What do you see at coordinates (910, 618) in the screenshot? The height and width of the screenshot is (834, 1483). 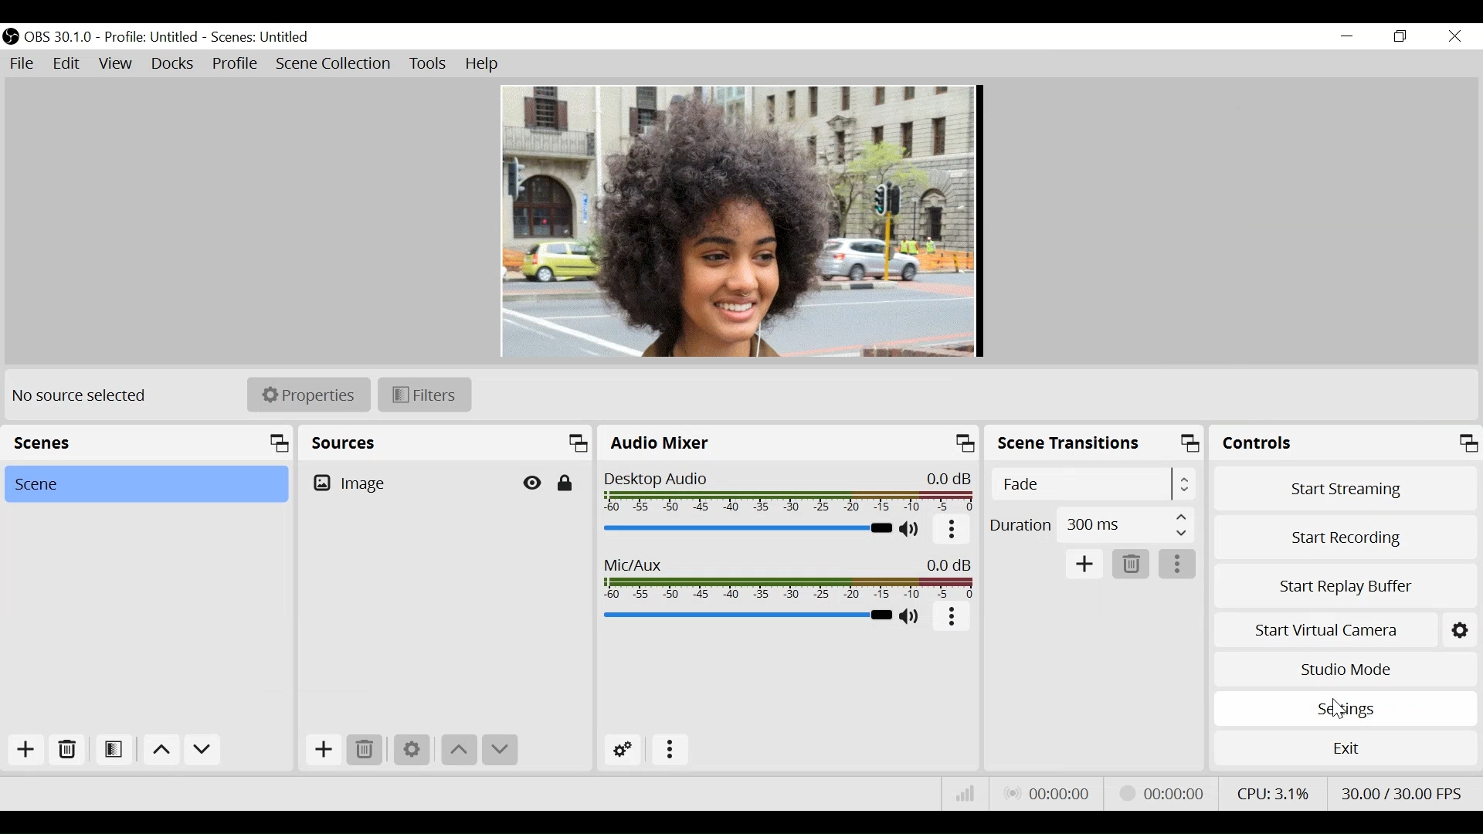 I see `(un)mutr` at bounding box center [910, 618].